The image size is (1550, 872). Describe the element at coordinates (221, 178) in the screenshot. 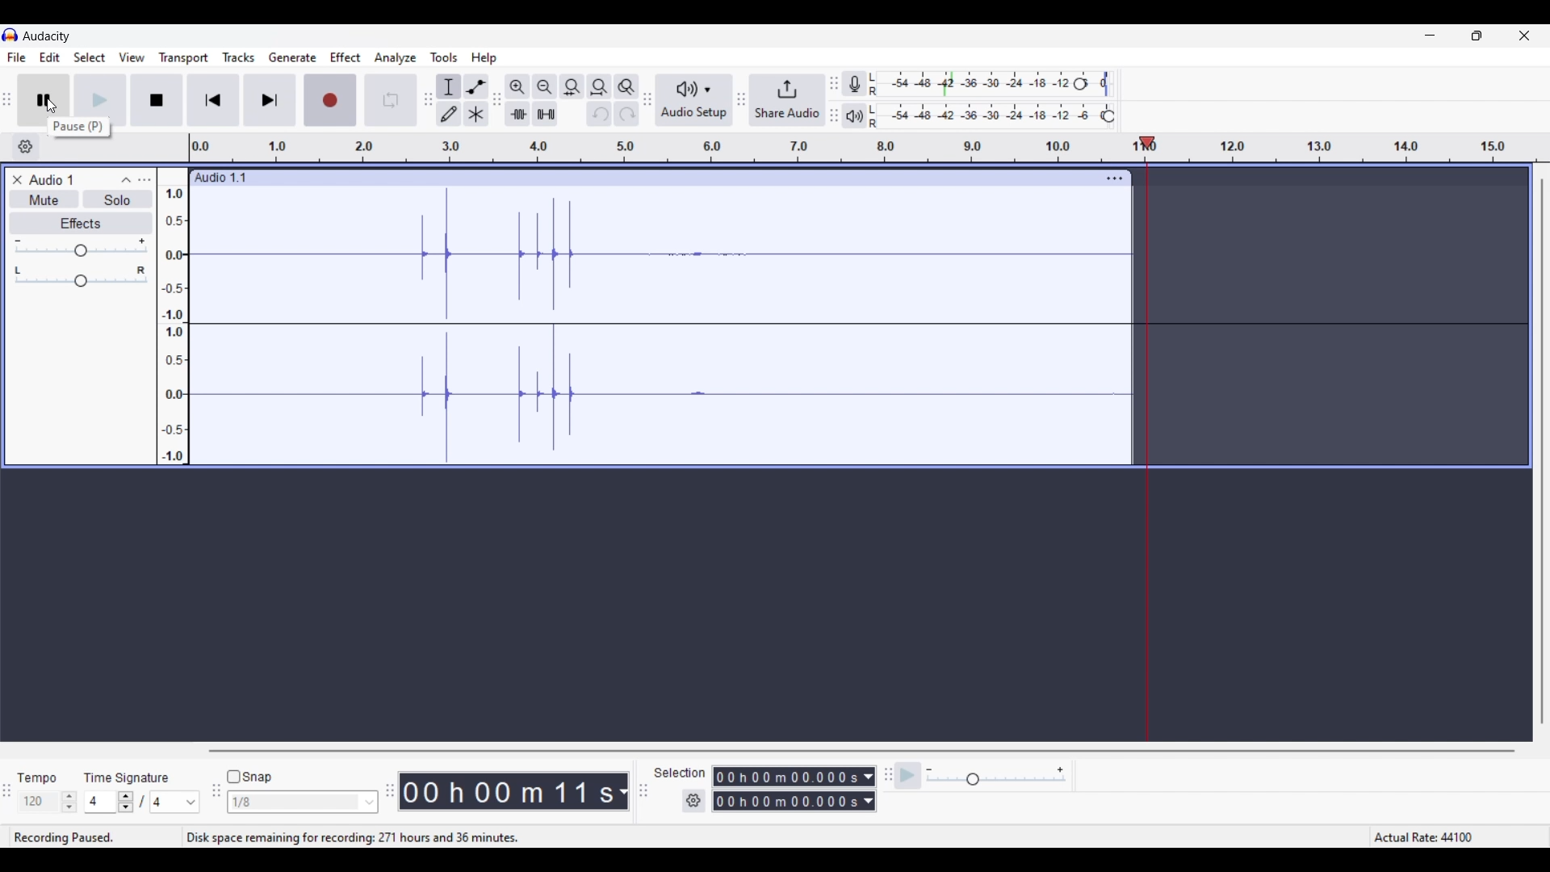

I see `Track name` at that location.